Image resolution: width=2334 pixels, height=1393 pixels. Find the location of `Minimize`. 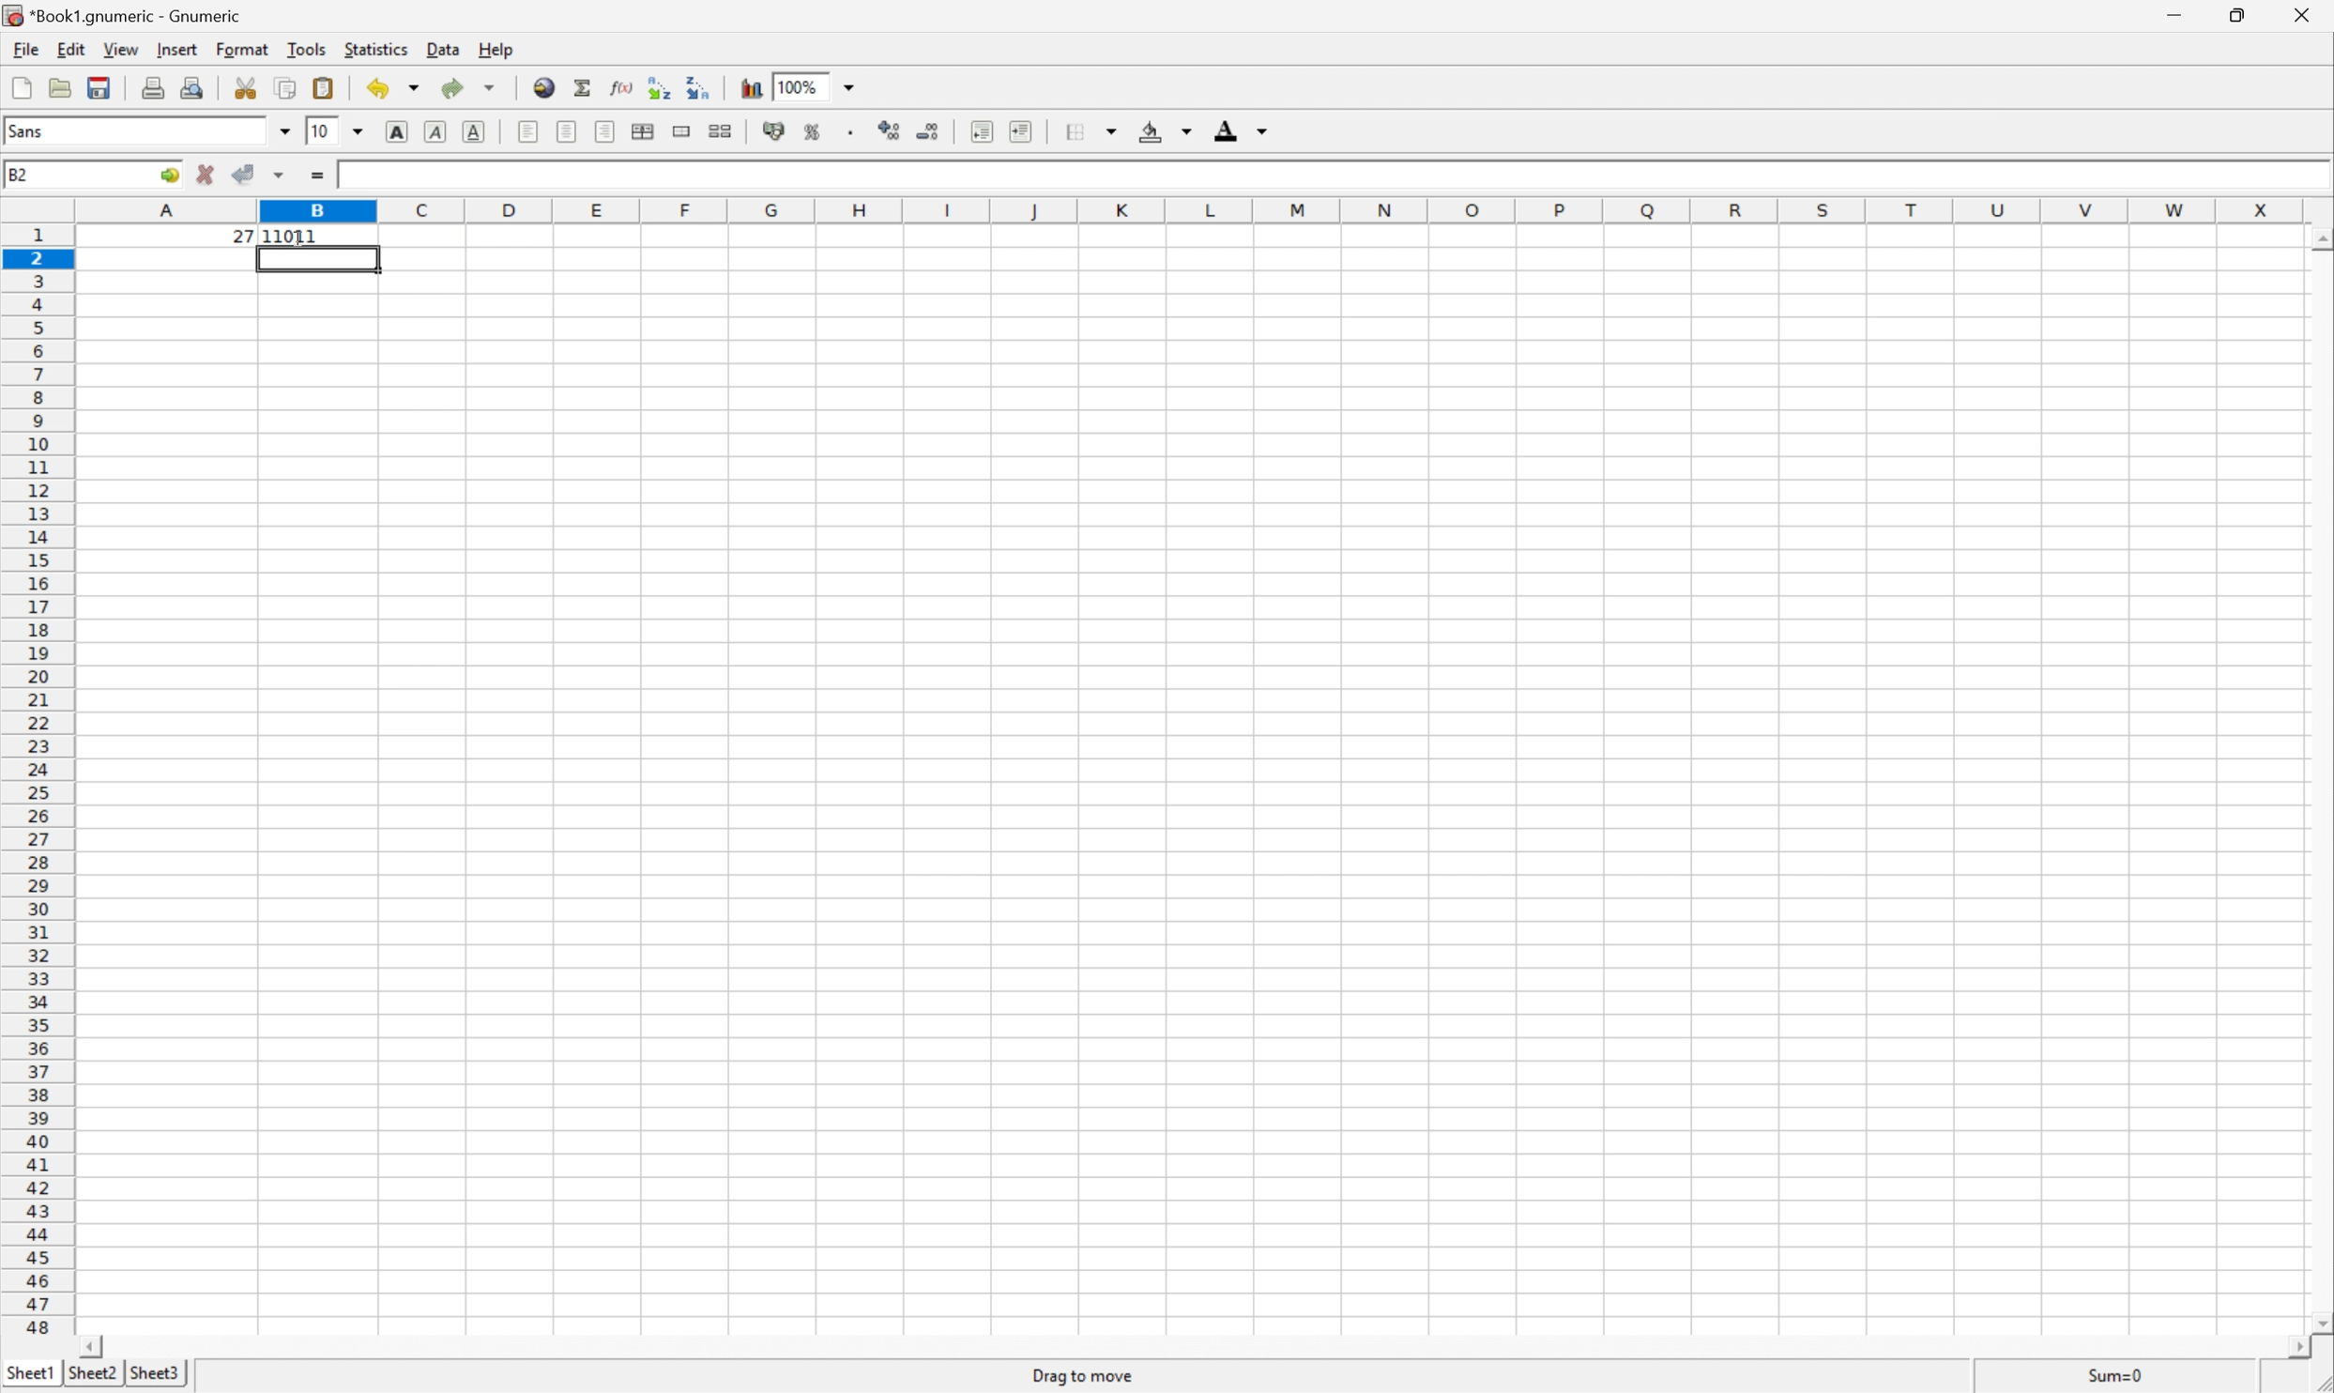

Minimize is located at coordinates (2175, 15).